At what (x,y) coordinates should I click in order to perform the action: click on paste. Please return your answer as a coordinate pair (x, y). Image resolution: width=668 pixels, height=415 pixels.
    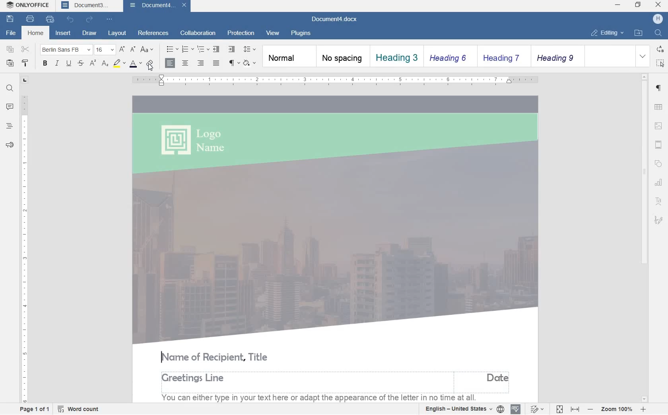
    Looking at the image, I should click on (10, 63).